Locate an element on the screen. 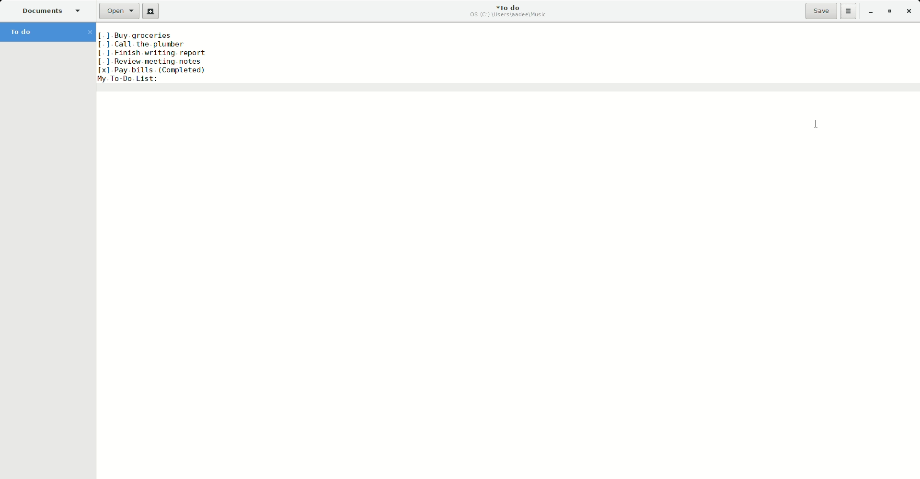 Image resolution: width=920 pixels, height=479 pixels. Minimize is located at coordinates (871, 12).